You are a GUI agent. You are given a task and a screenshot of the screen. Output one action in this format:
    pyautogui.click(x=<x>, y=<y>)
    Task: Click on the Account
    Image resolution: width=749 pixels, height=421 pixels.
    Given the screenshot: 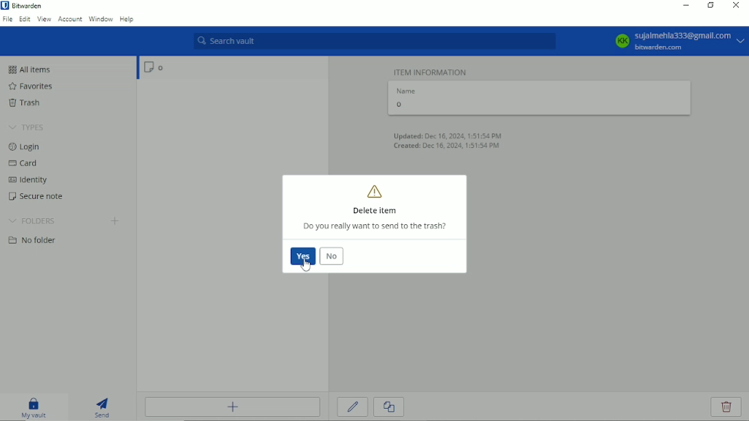 What is the action you would take?
    pyautogui.click(x=69, y=20)
    